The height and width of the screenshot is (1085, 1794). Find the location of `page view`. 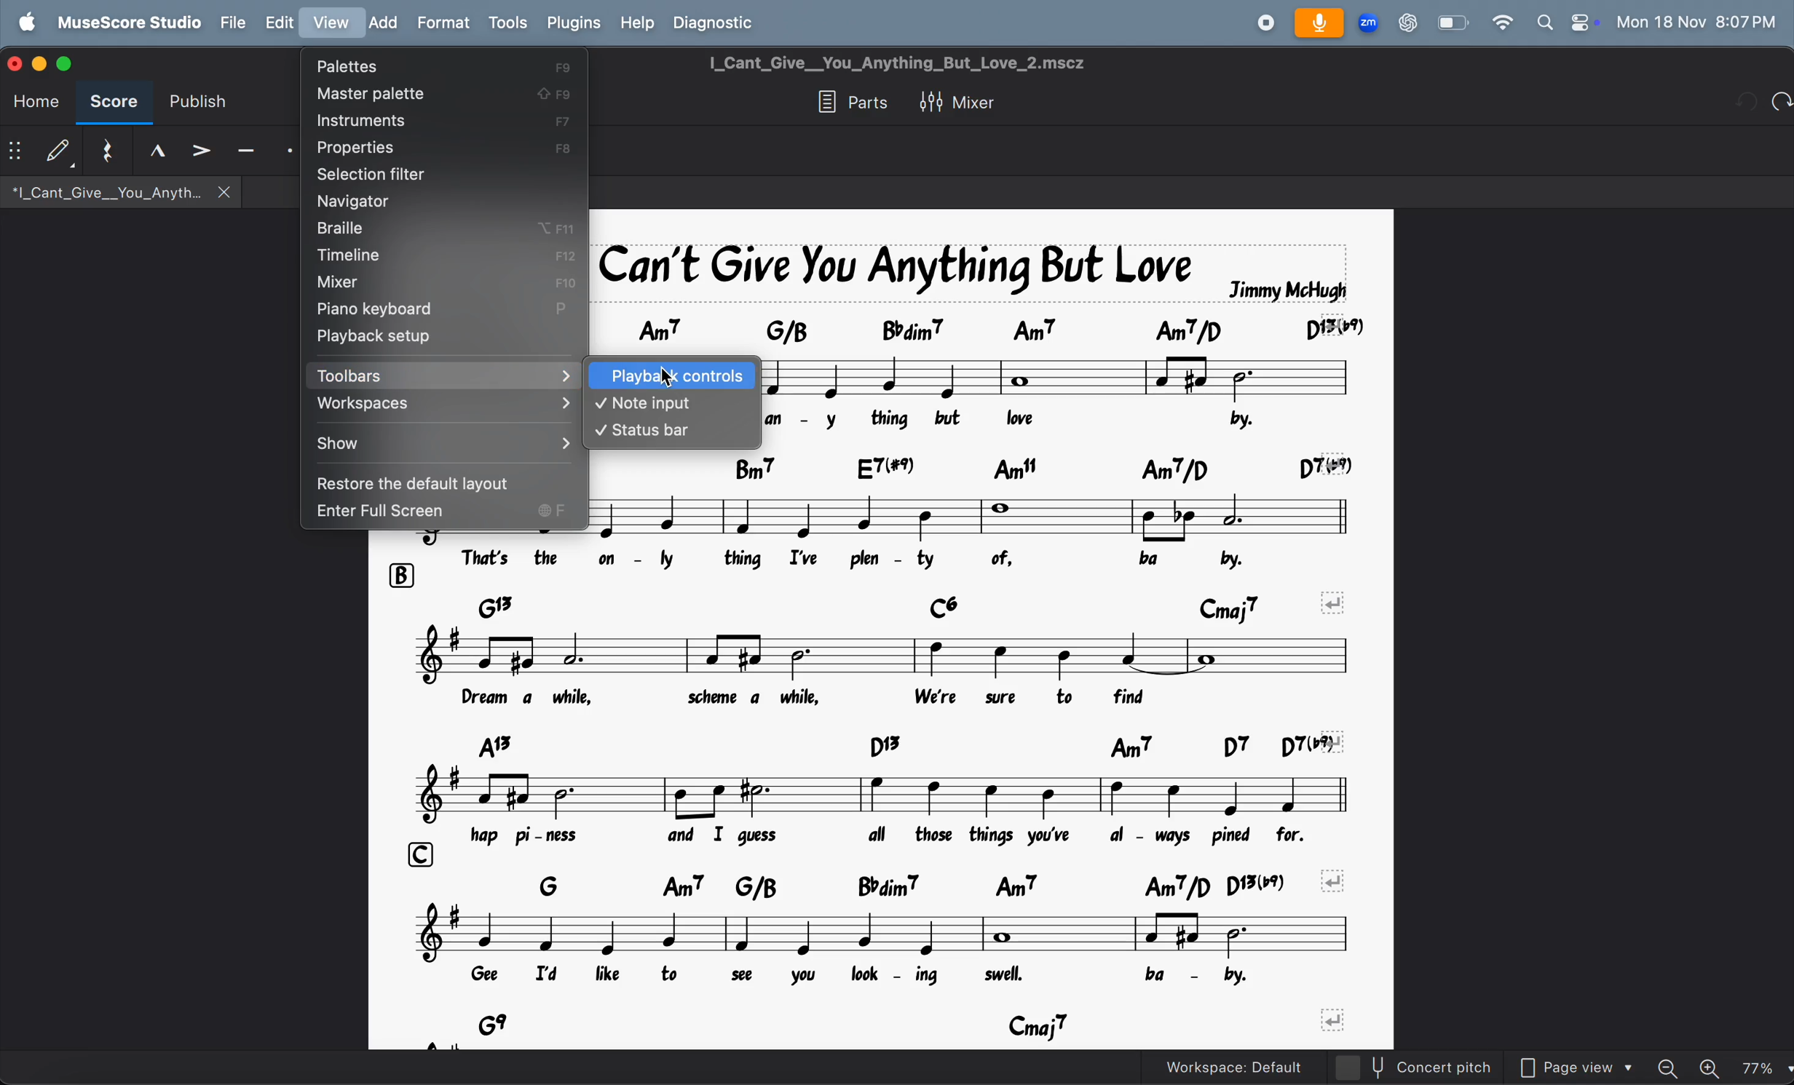

page view is located at coordinates (1571, 1068).